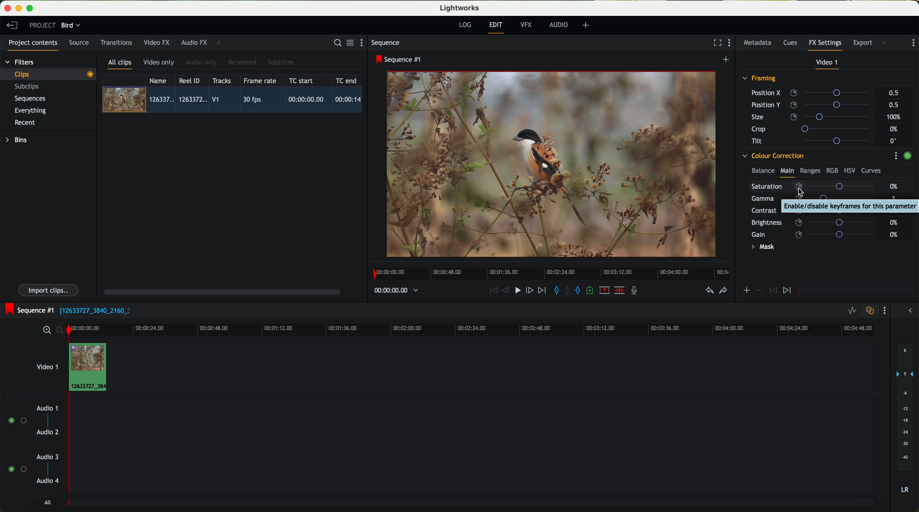  Describe the element at coordinates (220, 43) in the screenshot. I see `add panel` at that location.